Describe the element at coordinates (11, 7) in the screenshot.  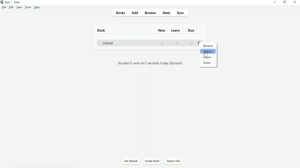
I see `Edit` at that location.